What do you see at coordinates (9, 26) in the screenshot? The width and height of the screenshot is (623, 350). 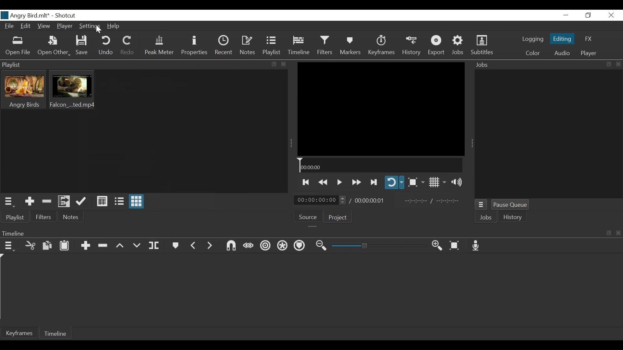 I see `File` at bounding box center [9, 26].